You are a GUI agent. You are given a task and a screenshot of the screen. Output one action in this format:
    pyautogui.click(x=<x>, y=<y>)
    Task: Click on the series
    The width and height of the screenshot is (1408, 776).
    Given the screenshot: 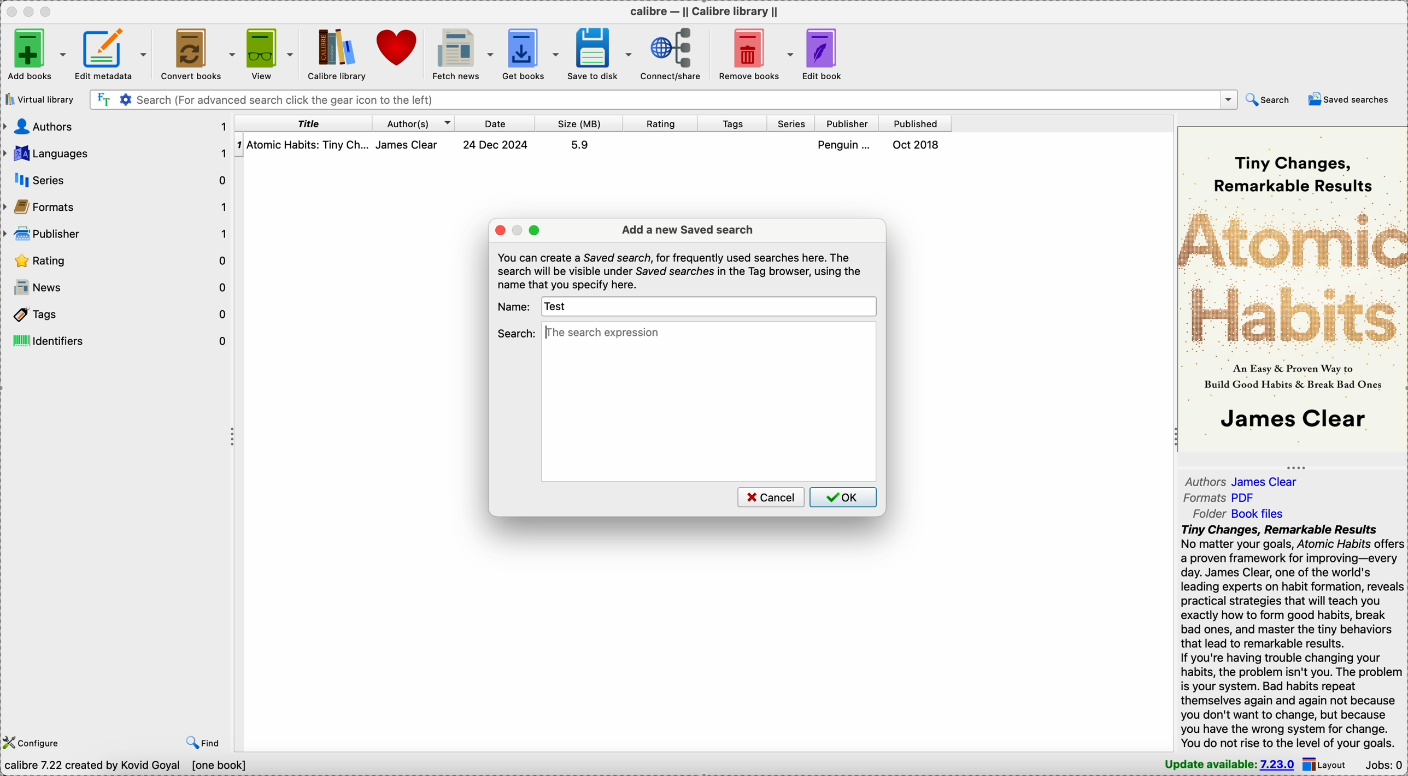 What is the action you would take?
    pyautogui.click(x=121, y=180)
    